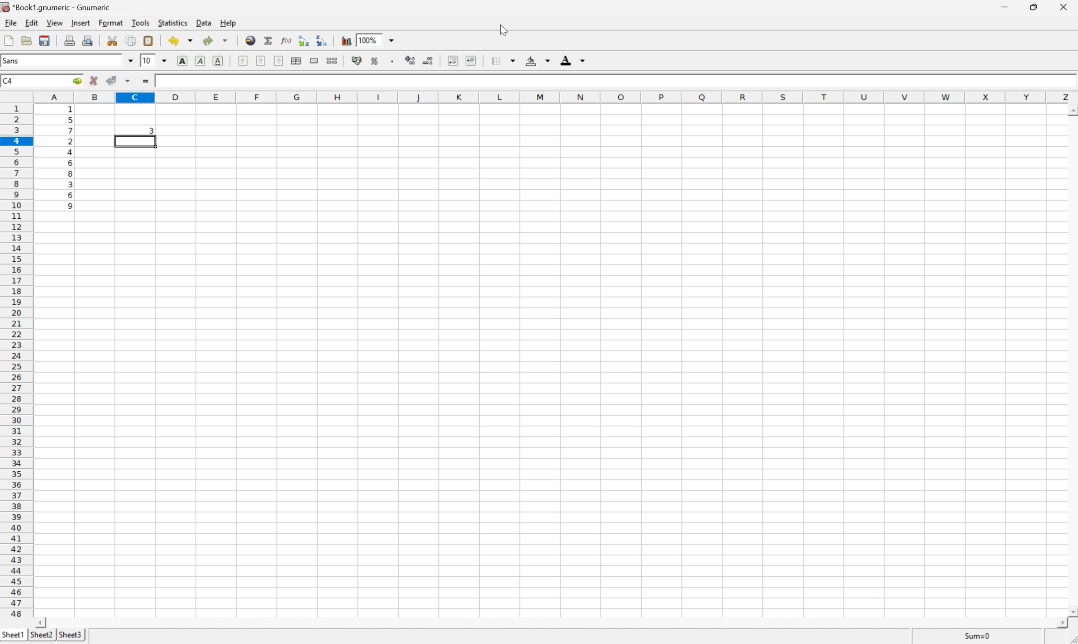 This screenshot has height=644, width=1078. What do you see at coordinates (280, 62) in the screenshot?
I see `align left` at bounding box center [280, 62].